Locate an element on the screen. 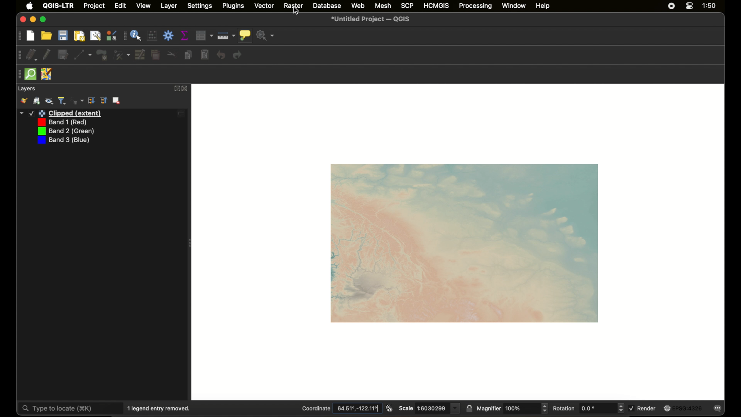 Image resolution: width=741 pixels, height=417 pixels. apple icon is located at coordinates (30, 6).